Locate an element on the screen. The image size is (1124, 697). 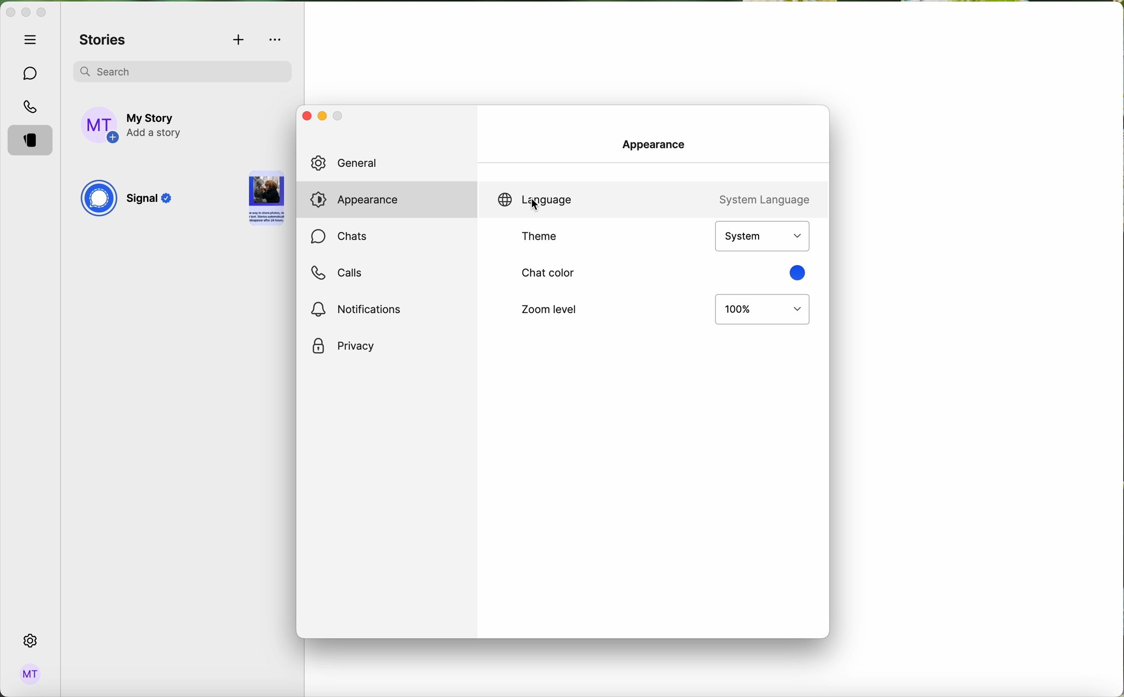
more options is located at coordinates (277, 40).